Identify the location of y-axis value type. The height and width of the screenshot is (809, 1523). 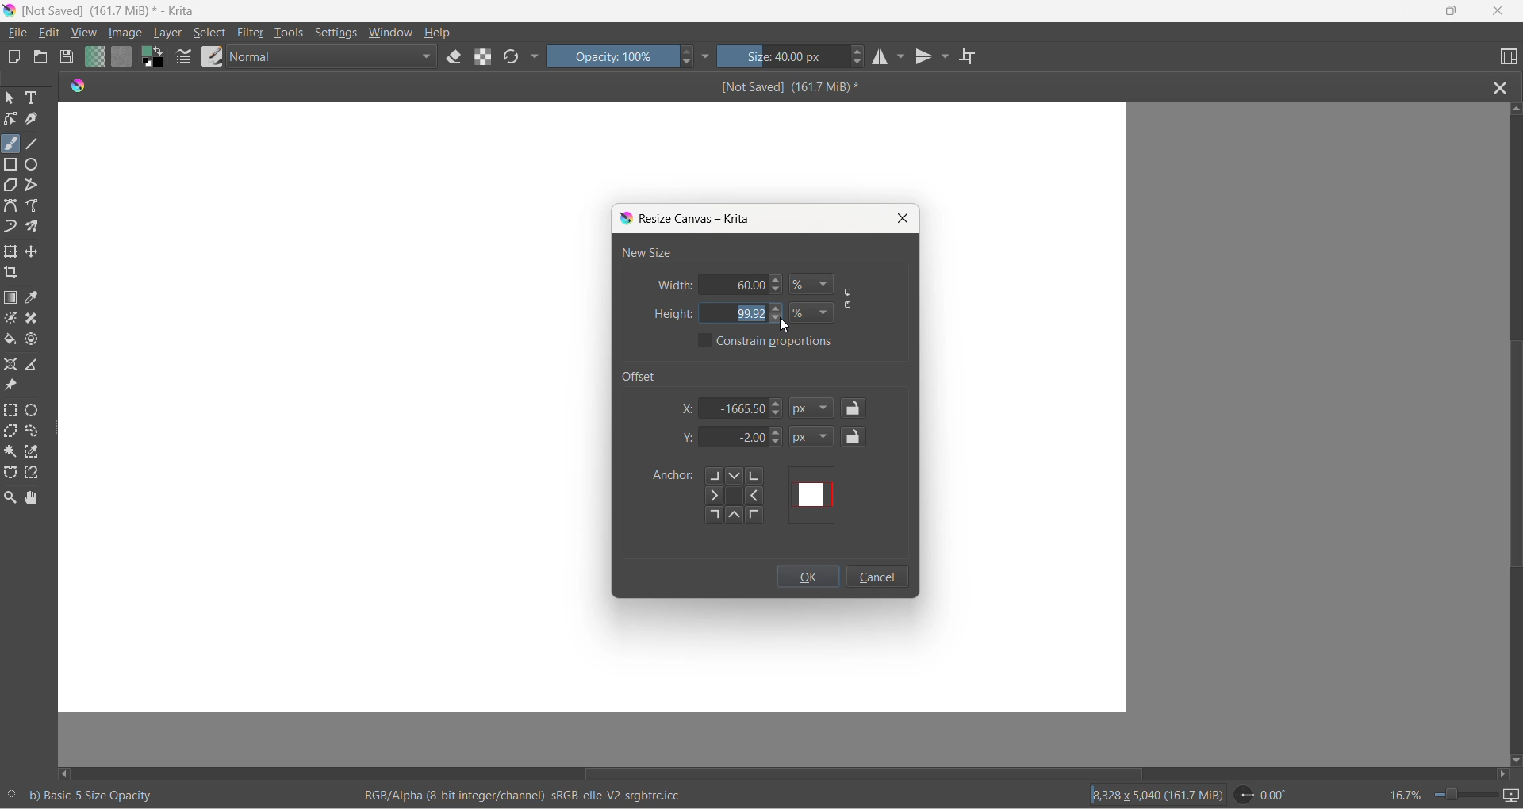
(813, 438).